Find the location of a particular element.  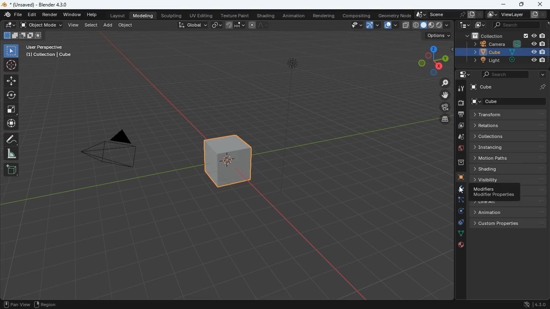

 is located at coordinates (518, 43).